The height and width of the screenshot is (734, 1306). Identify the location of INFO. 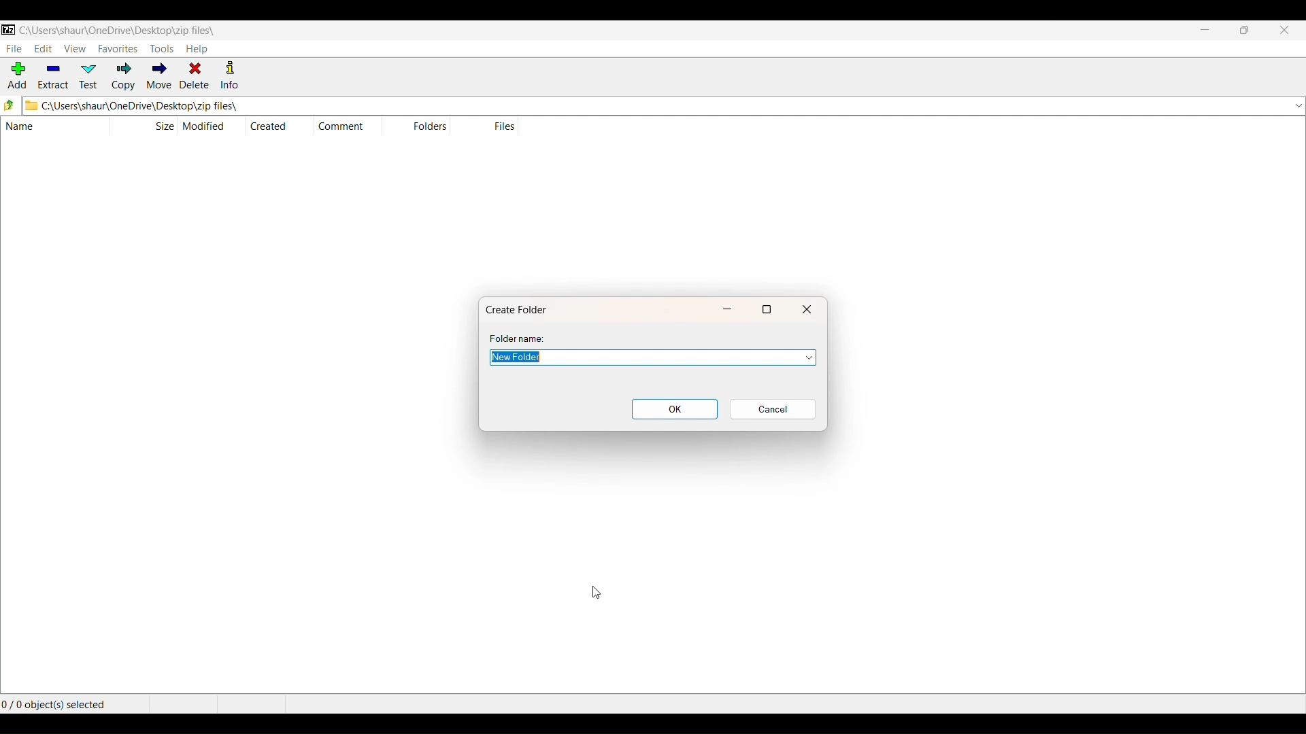
(232, 76).